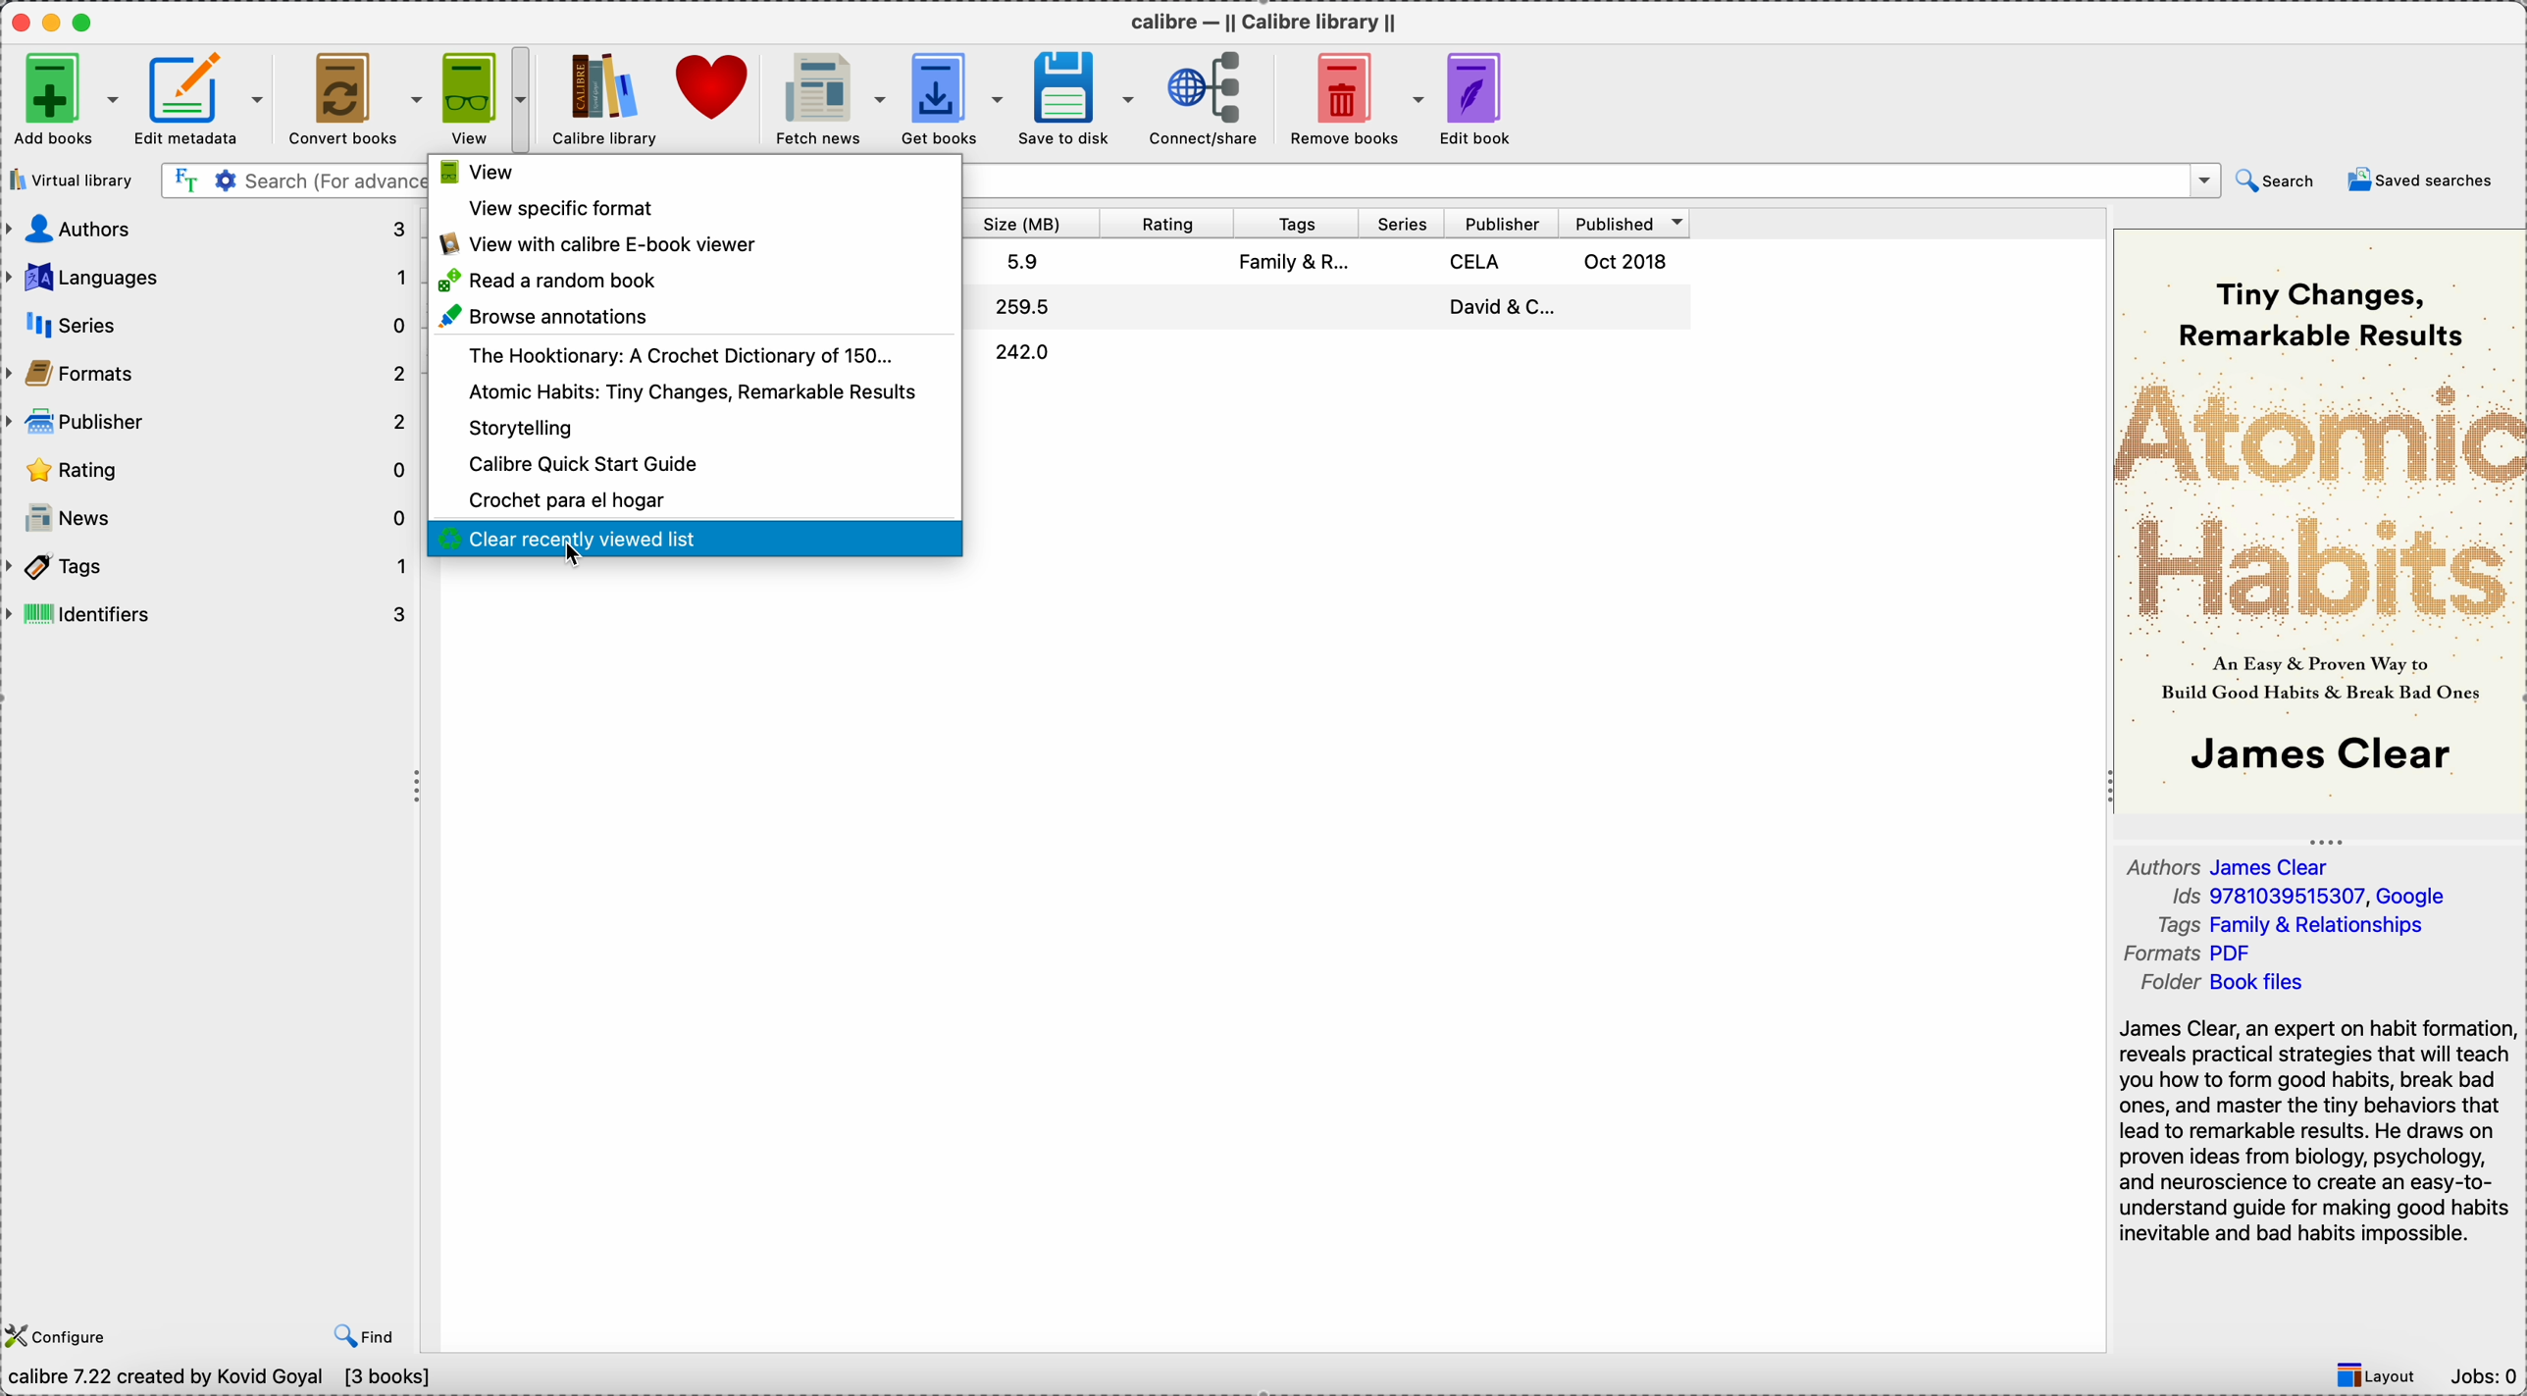 The width and height of the screenshot is (2527, 1396). Describe the element at coordinates (1629, 259) in the screenshot. I see `Oct 2018` at that location.